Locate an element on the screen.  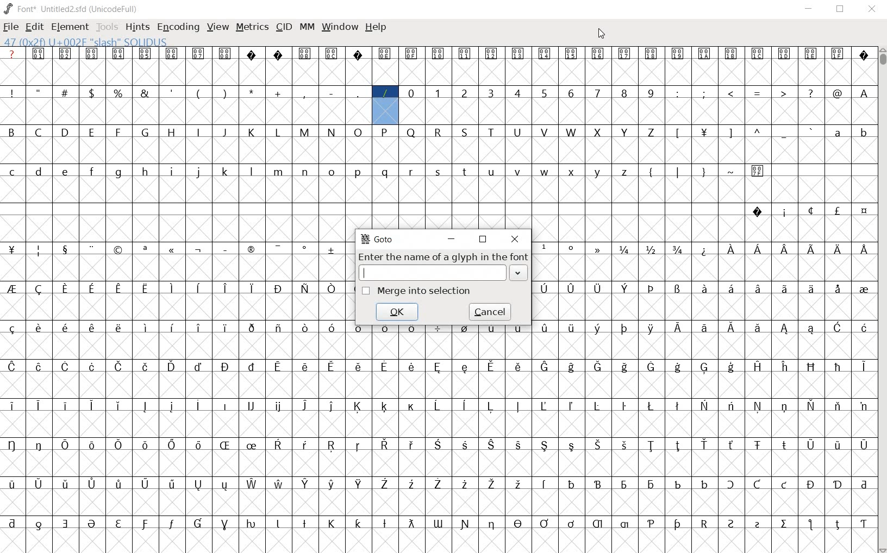
glyph is located at coordinates (120, 367).